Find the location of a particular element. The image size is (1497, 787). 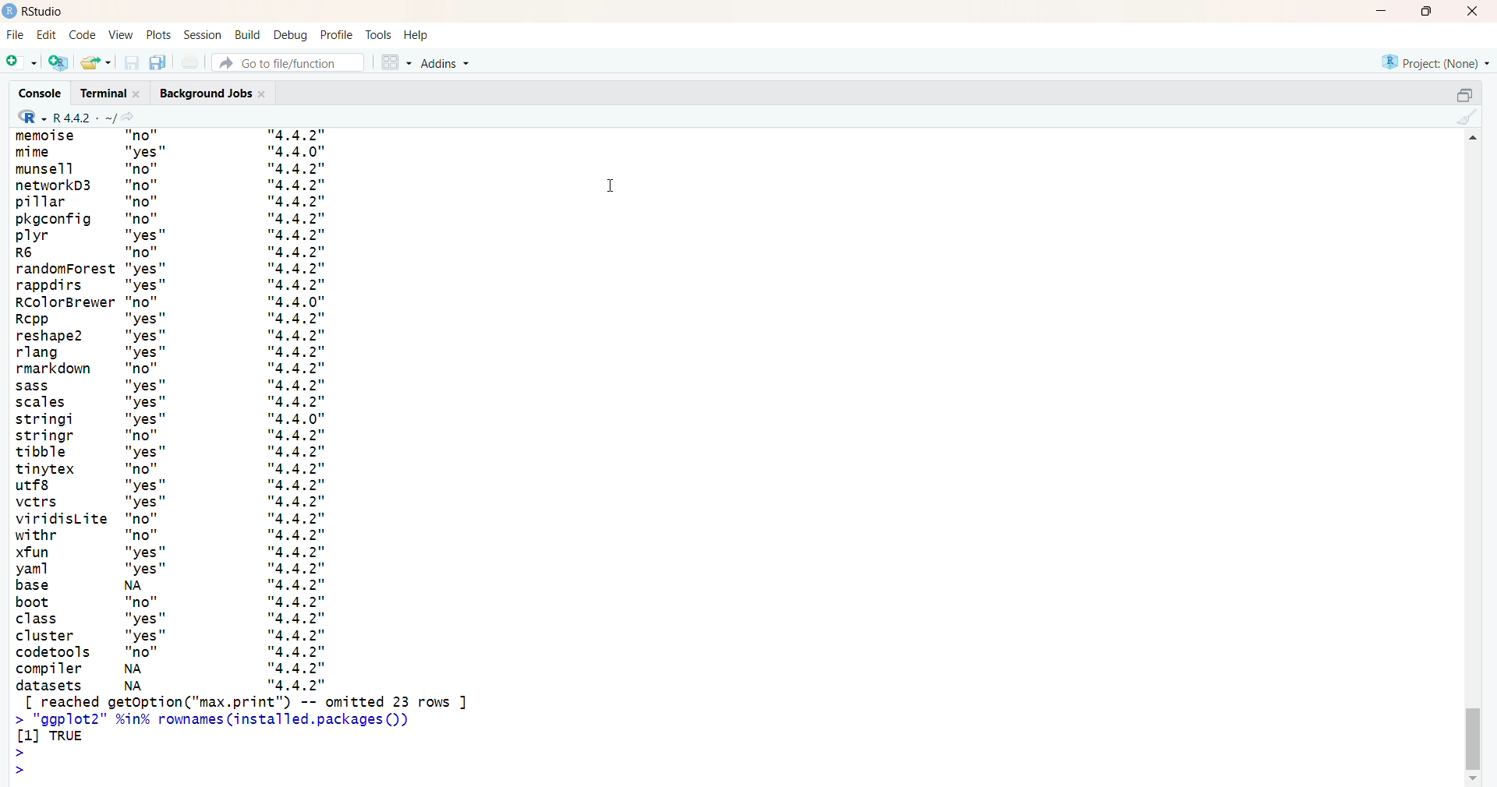

R 4.4.2 is located at coordinates (62, 118).